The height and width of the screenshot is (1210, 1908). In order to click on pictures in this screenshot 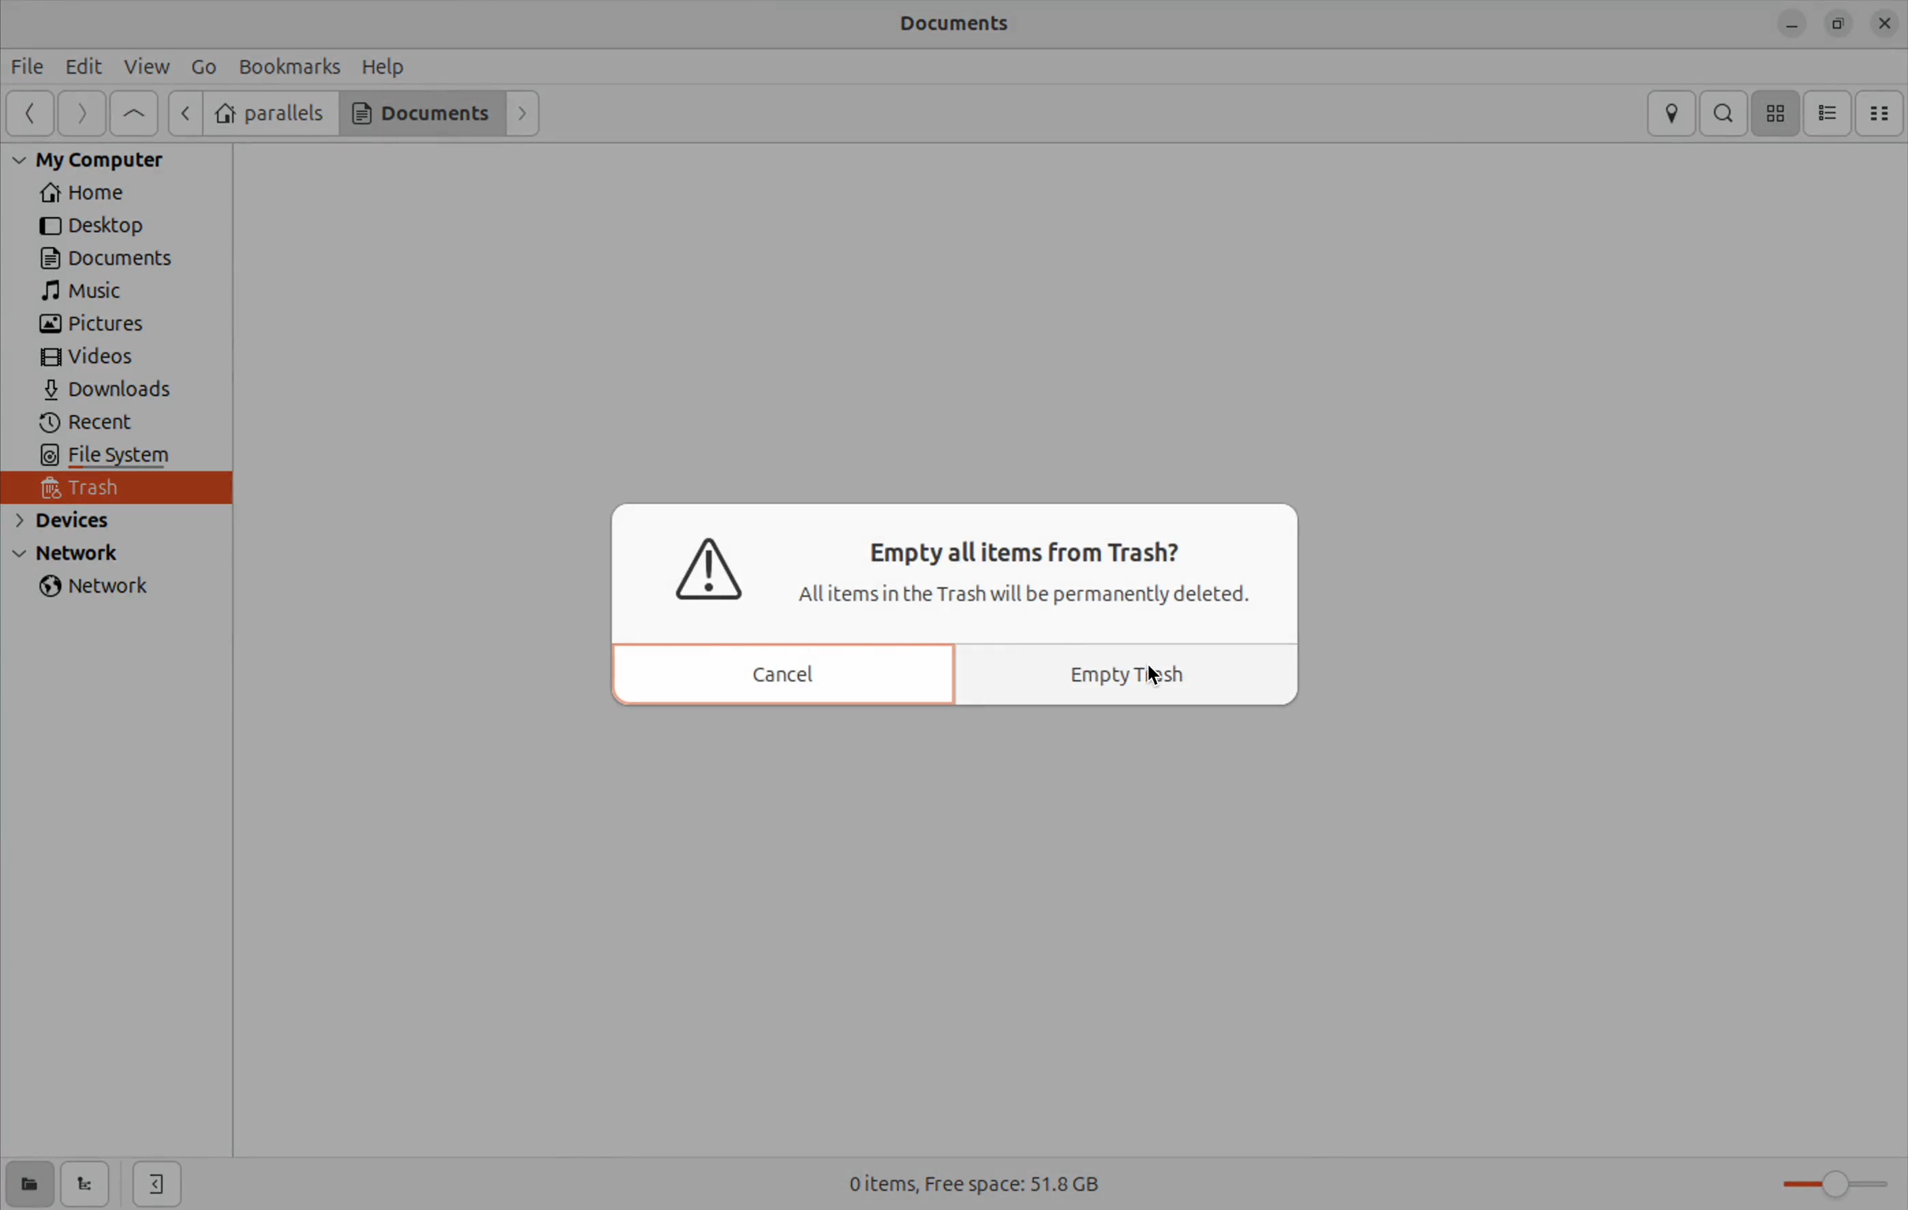, I will do `click(101, 325)`.